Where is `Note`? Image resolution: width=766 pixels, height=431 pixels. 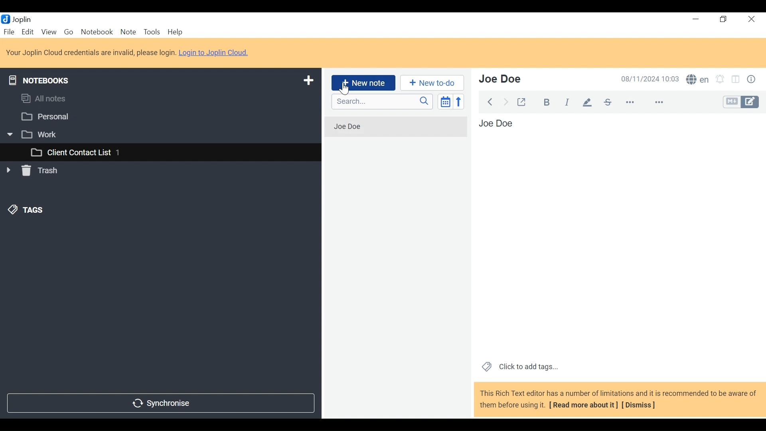 Note is located at coordinates (128, 32).